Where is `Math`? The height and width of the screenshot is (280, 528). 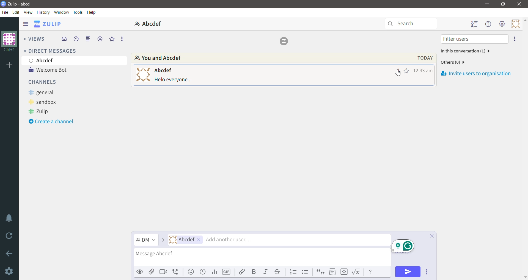 Math is located at coordinates (357, 272).